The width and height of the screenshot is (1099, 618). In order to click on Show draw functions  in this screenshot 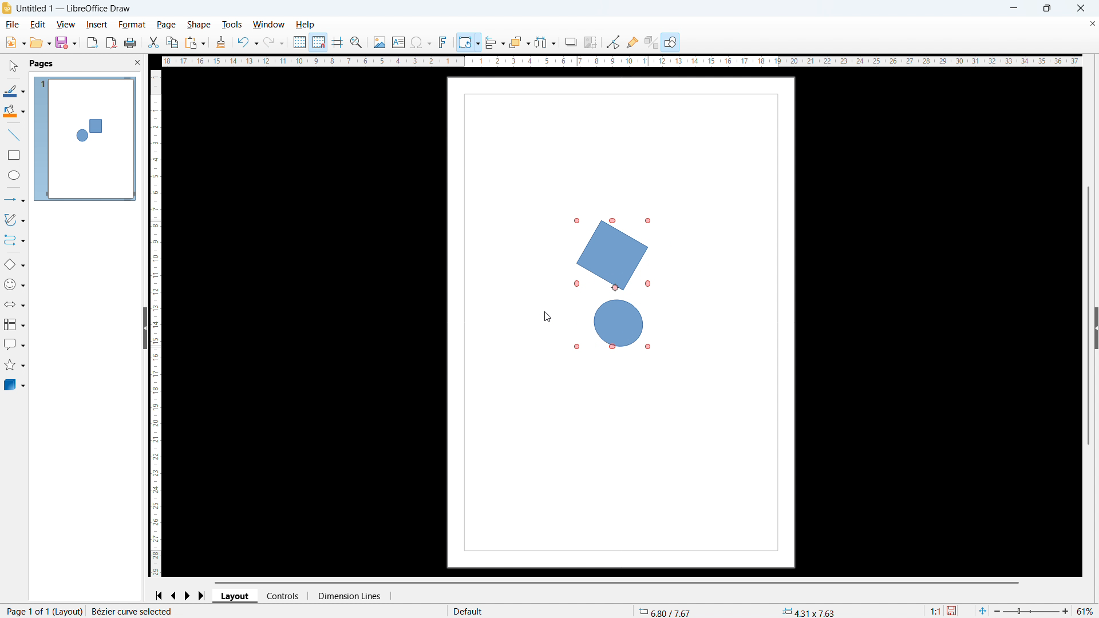, I will do `click(671, 42)`.